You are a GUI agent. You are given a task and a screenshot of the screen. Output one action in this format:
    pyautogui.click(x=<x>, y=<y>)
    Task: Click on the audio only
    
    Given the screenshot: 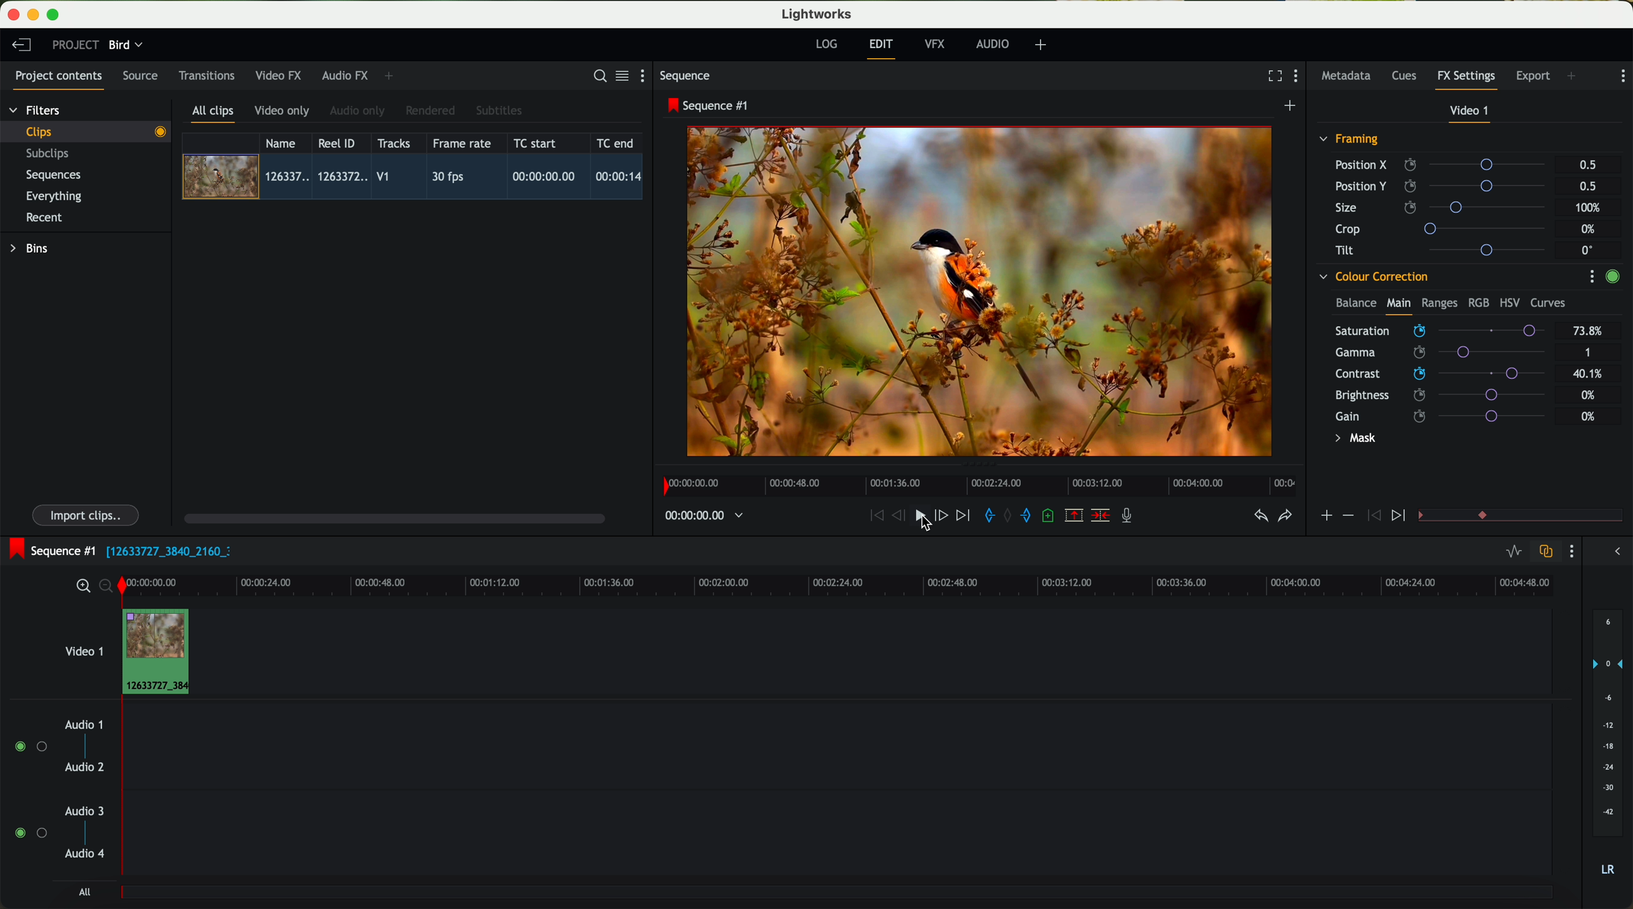 What is the action you would take?
    pyautogui.click(x=358, y=111)
    